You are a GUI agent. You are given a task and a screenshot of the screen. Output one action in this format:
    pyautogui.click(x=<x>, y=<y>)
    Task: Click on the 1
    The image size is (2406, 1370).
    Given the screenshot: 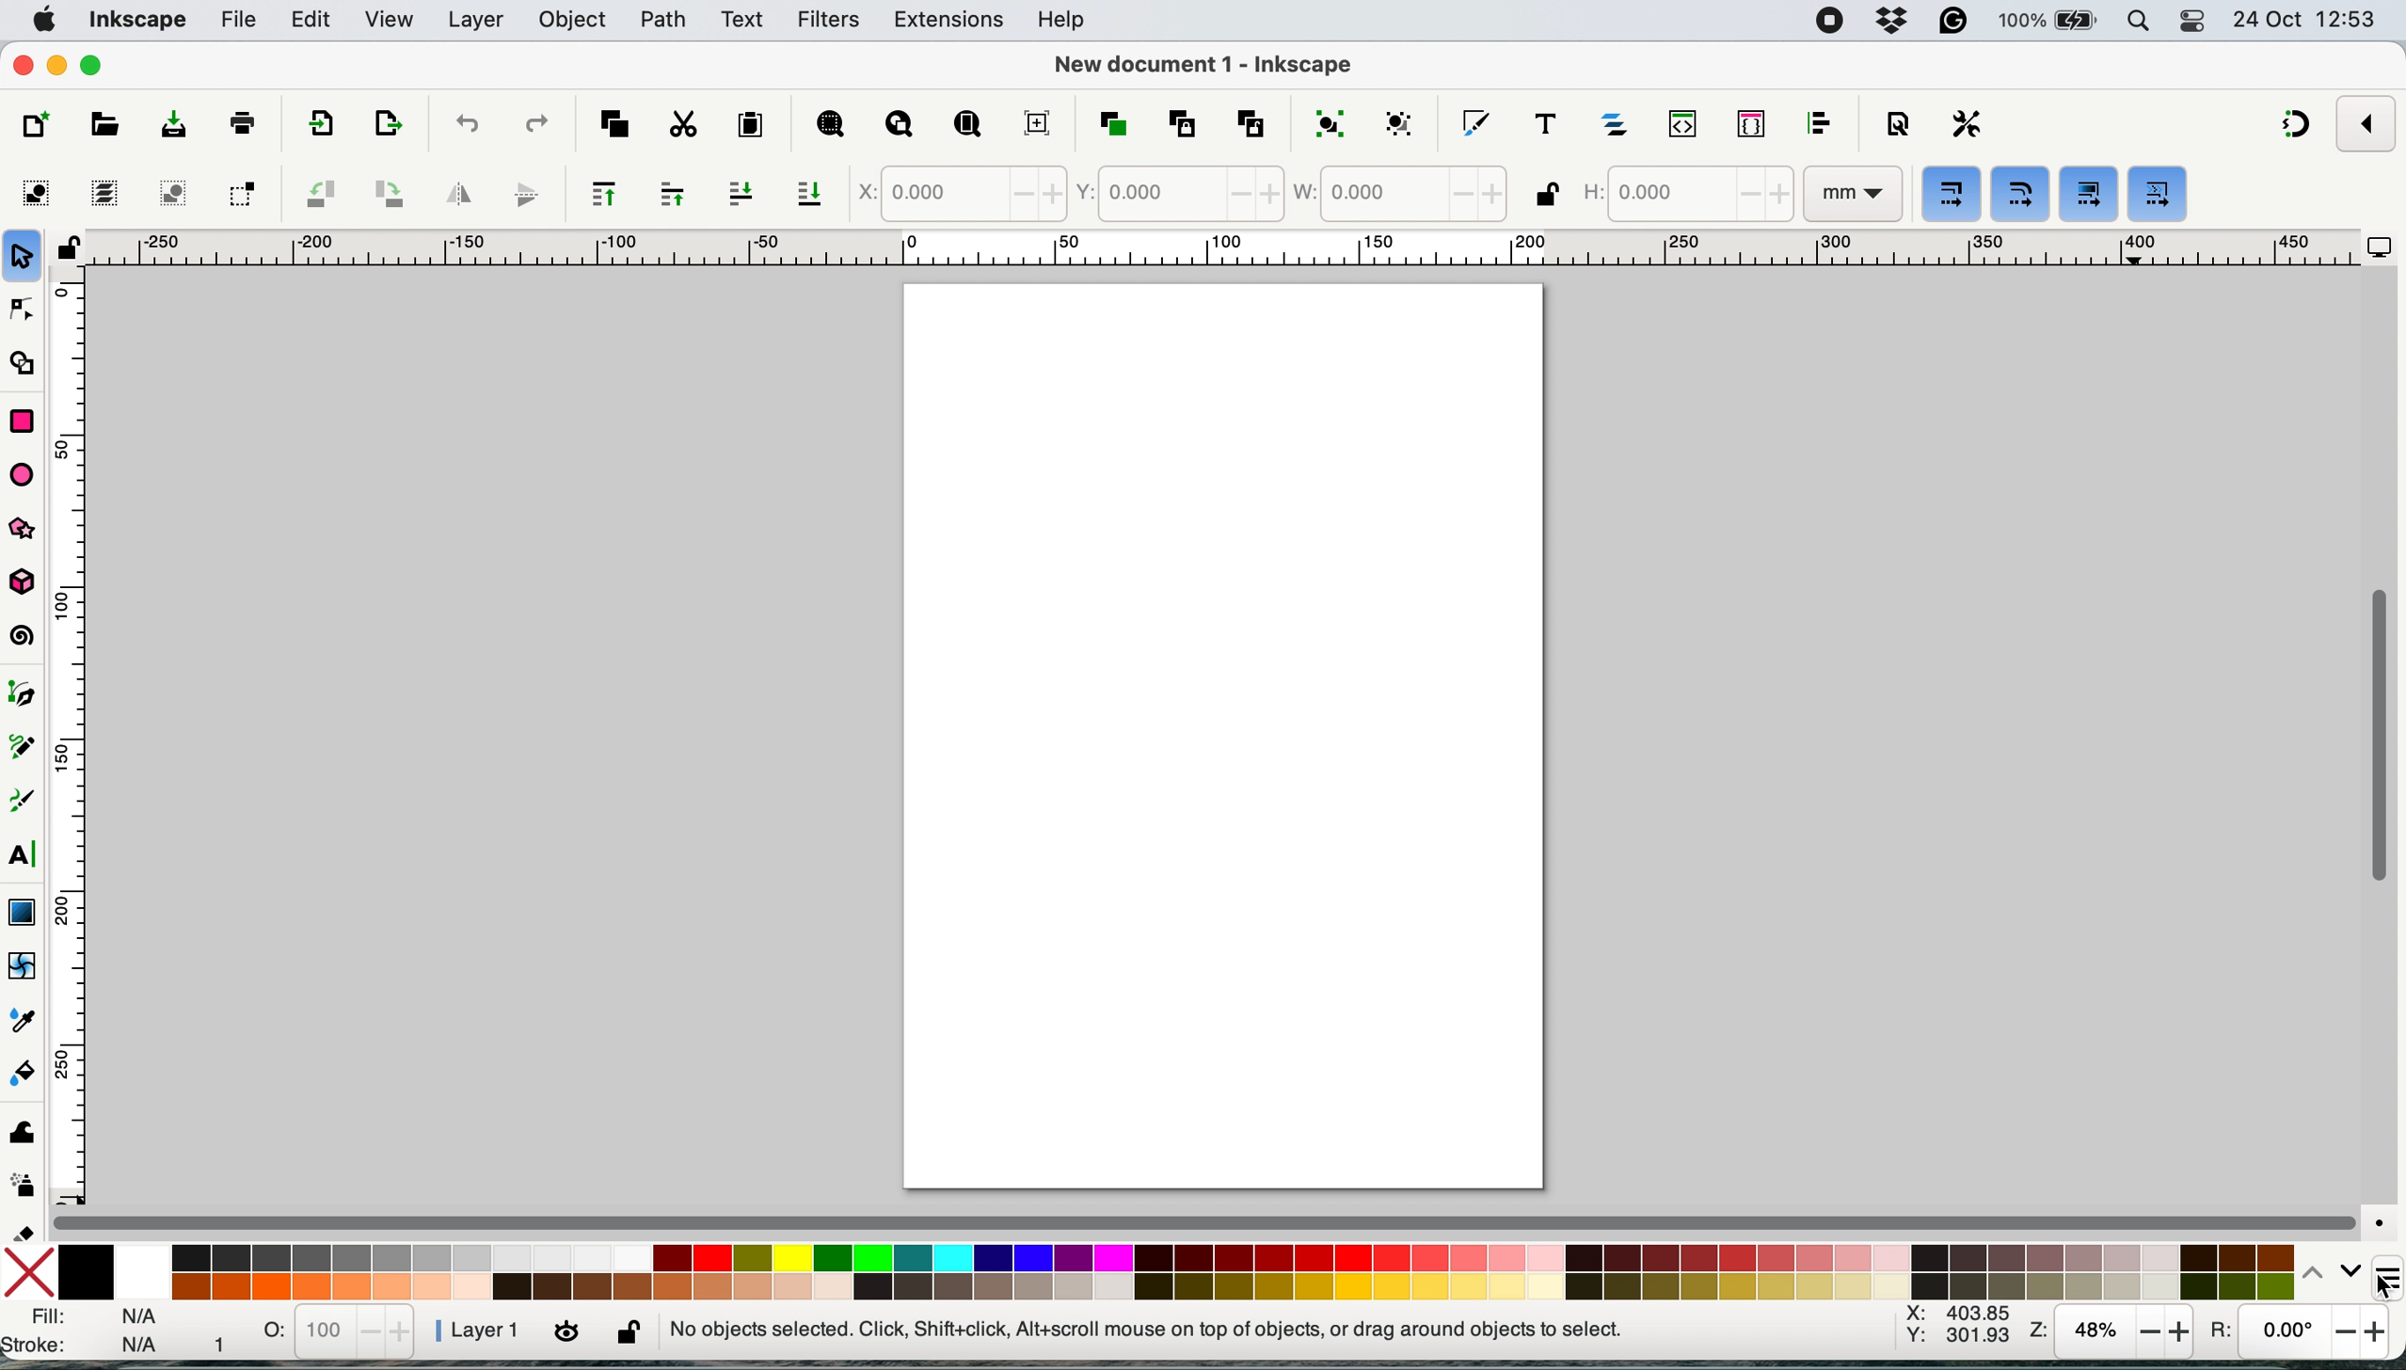 What is the action you would take?
    pyautogui.click(x=223, y=1335)
    